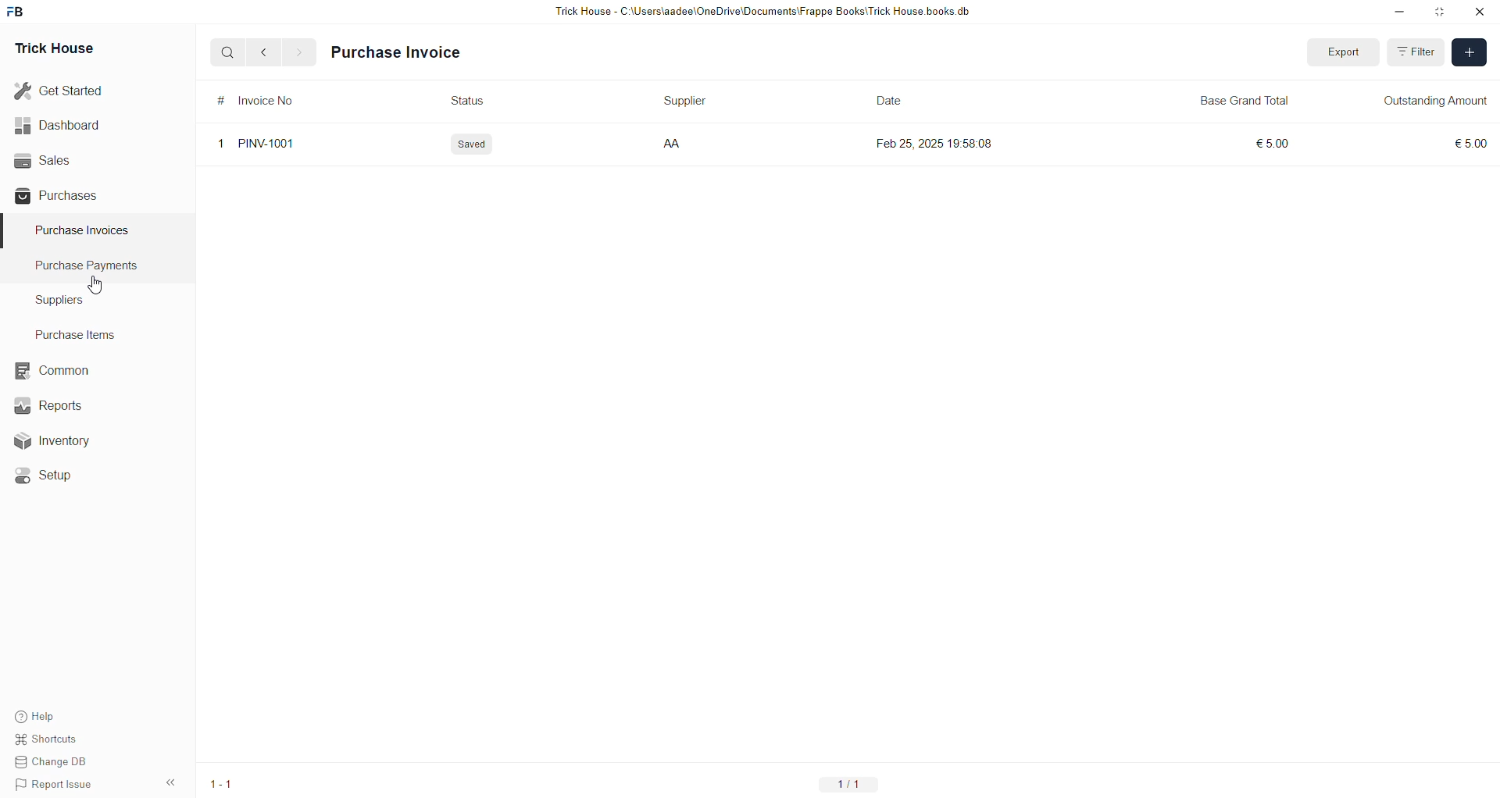  Describe the element at coordinates (34, 717) in the screenshot. I see `Help` at that location.